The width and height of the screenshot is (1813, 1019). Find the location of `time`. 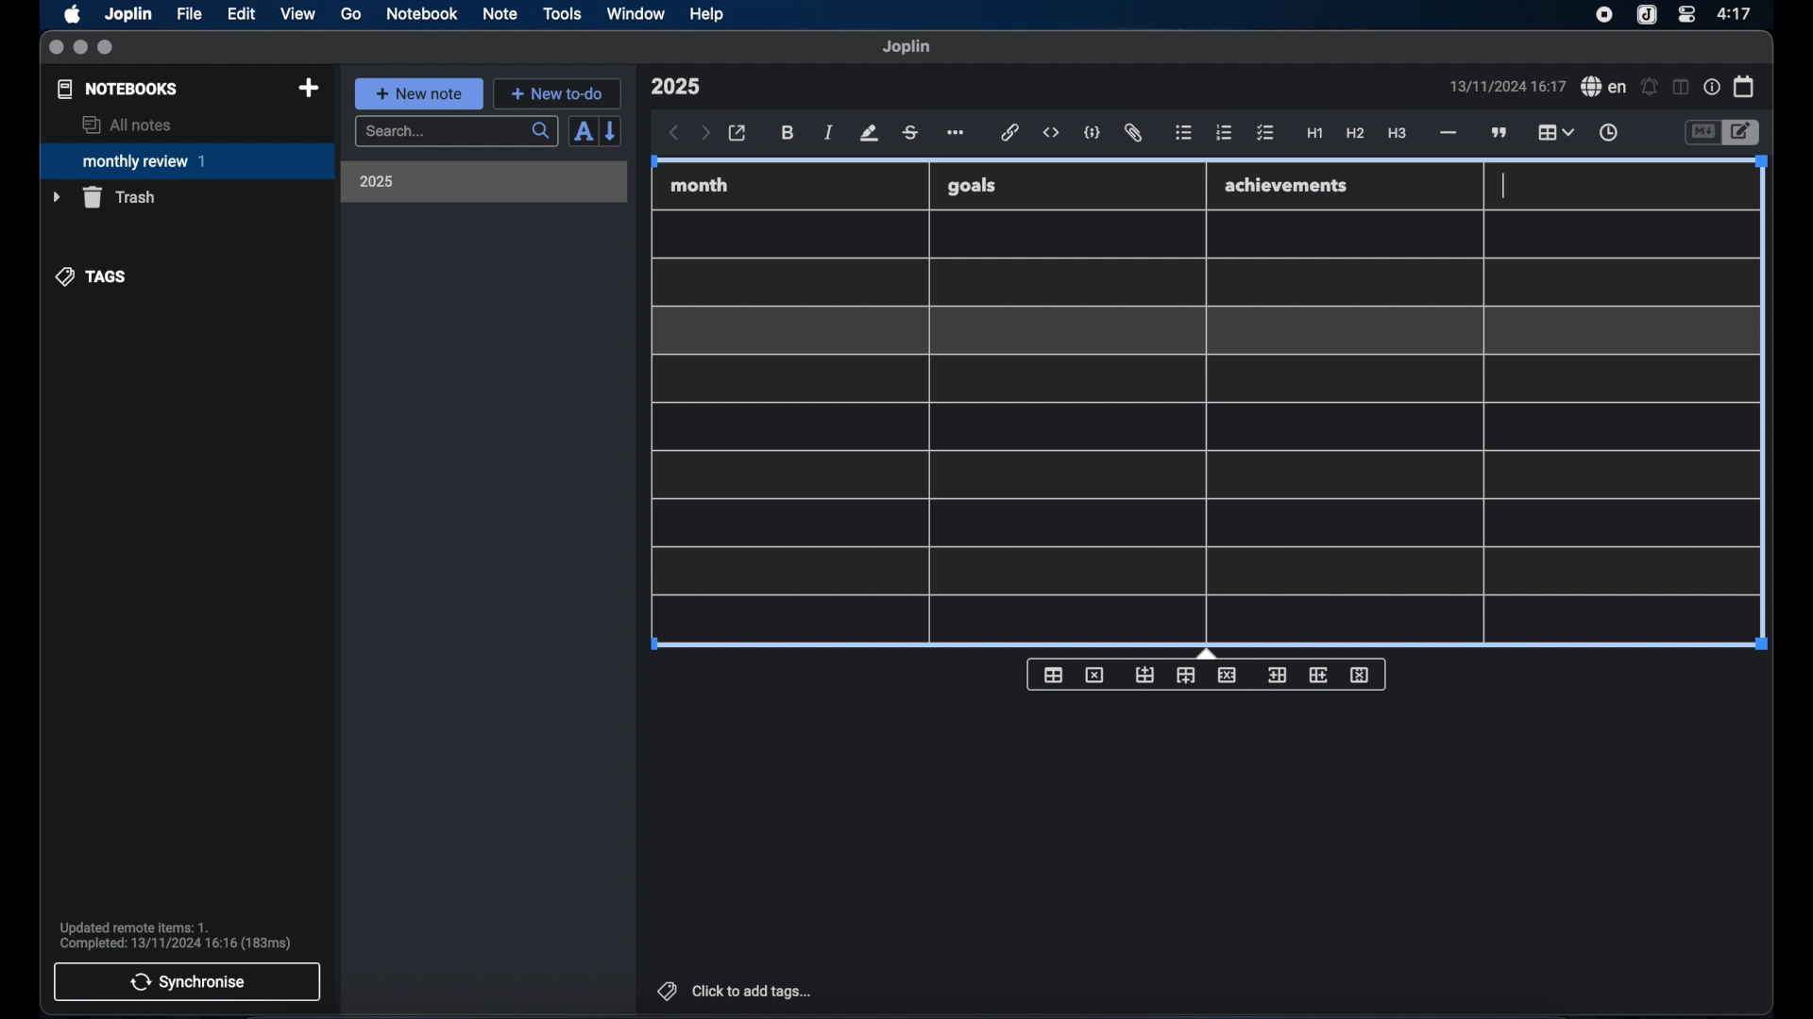

time is located at coordinates (1737, 13).